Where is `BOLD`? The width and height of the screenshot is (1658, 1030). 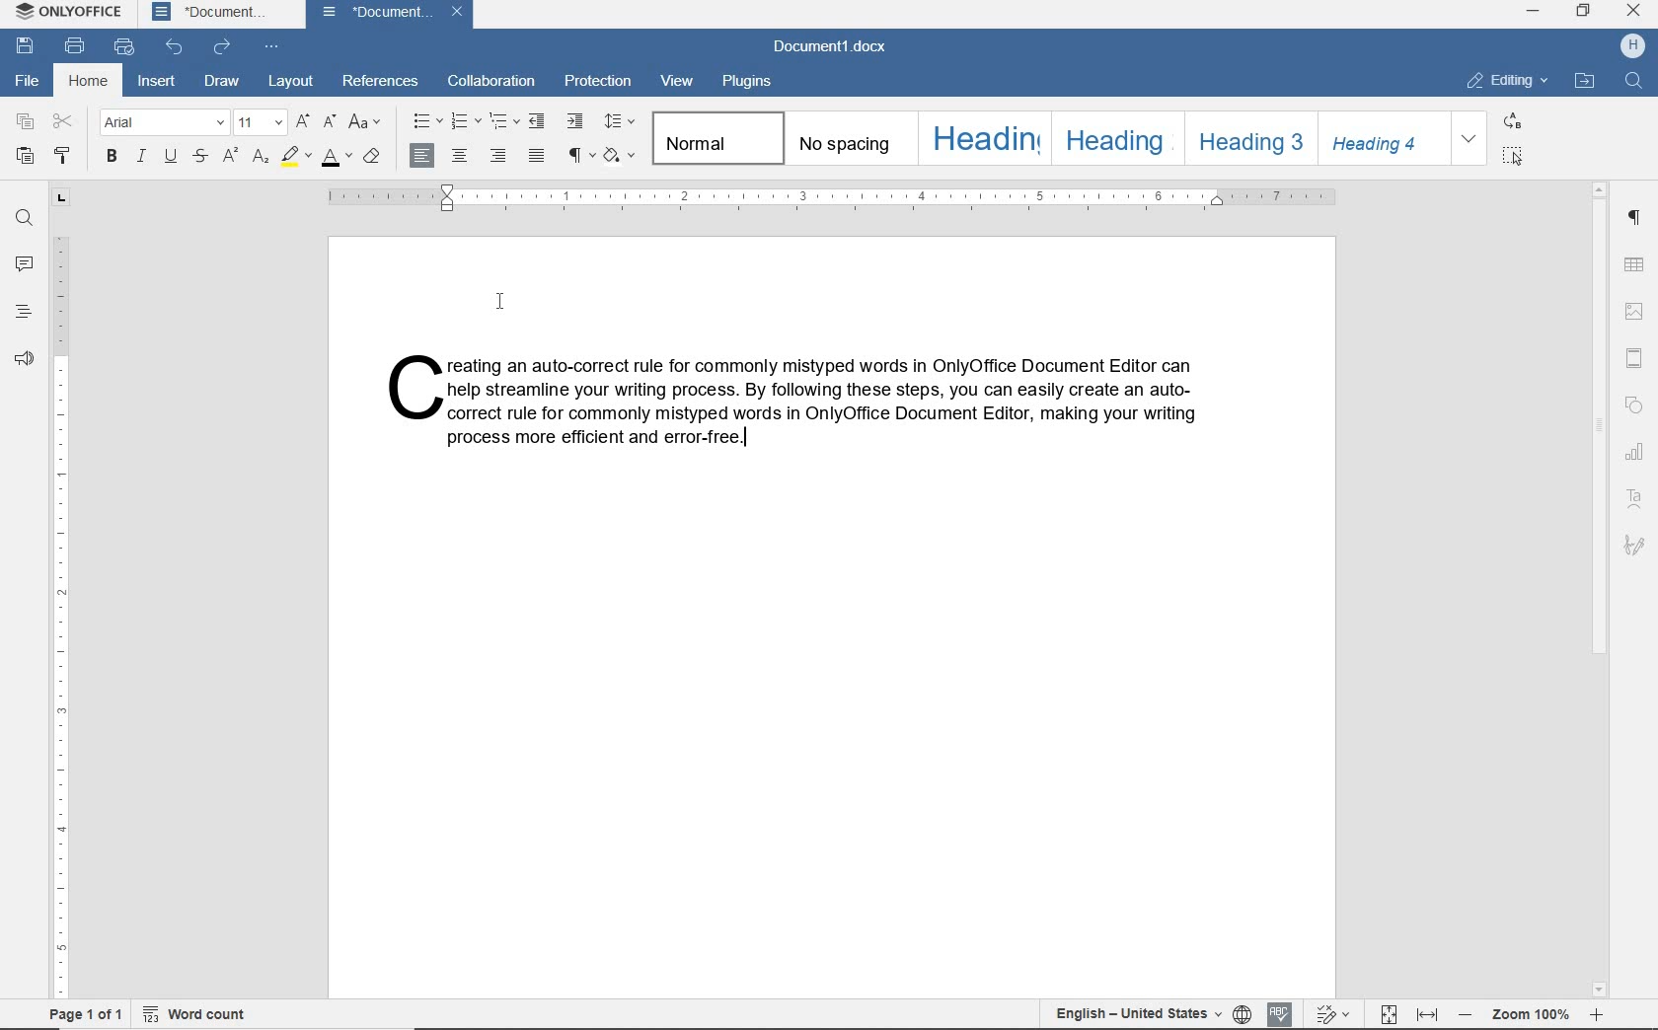 BOLD is located at coordinates (113, 160).